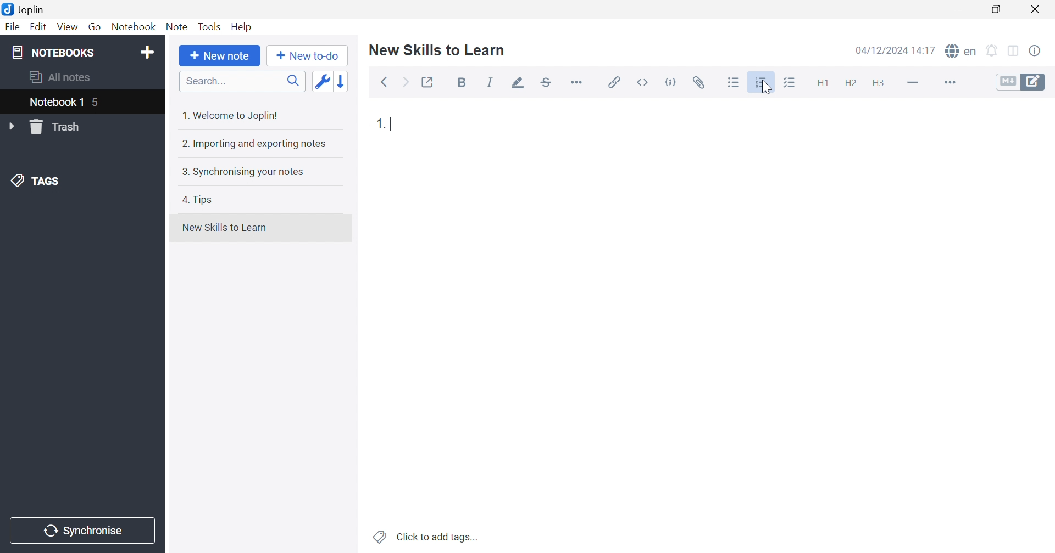 The width and height of the screenshot is (1055, 553). Describe the element at coordinates (242, 81) in the screenshot. I see `Search...` at that location.